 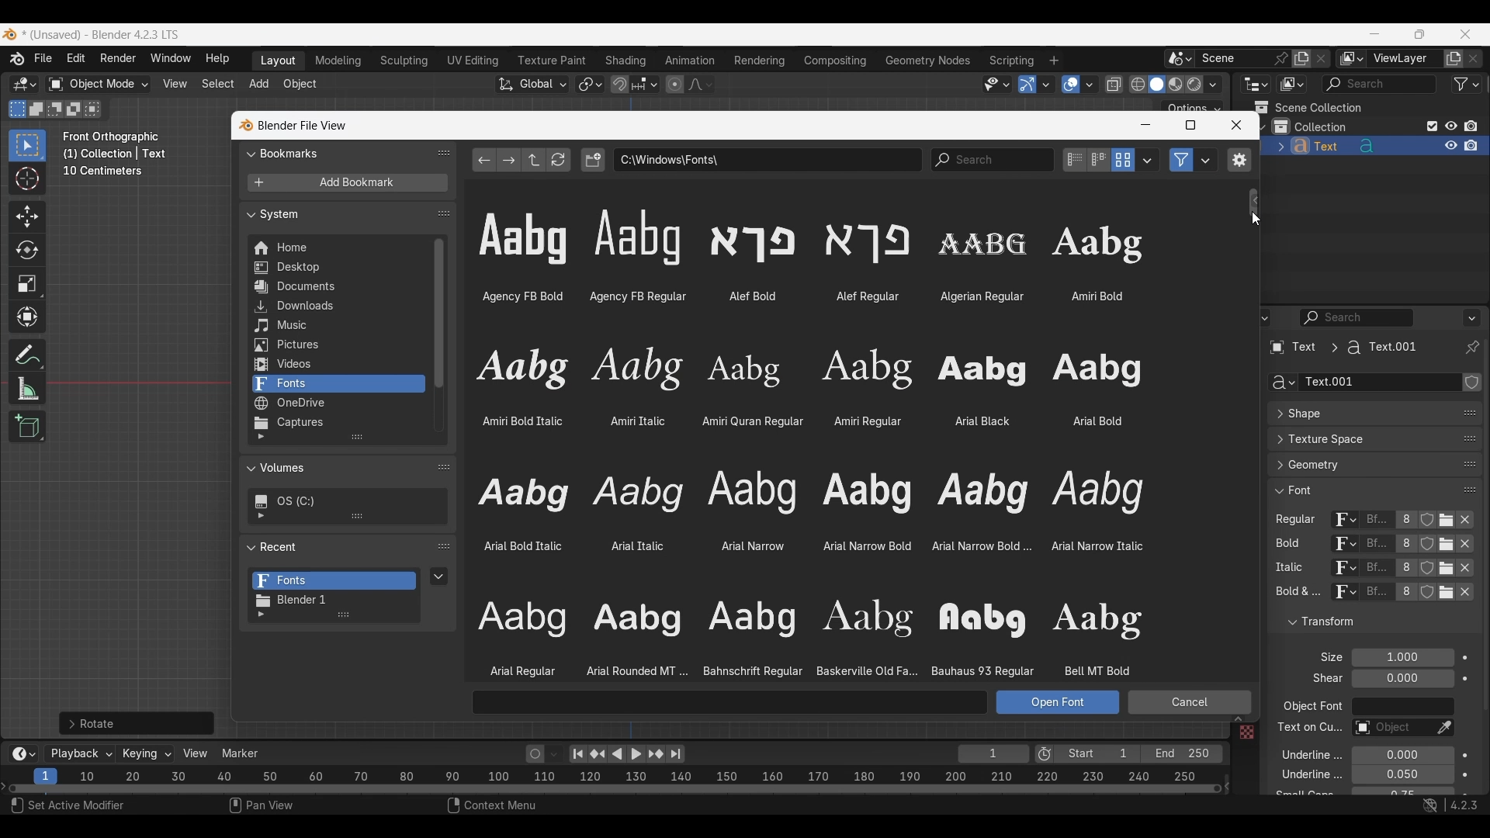 I want to click on Expand View/Select, so click(x=1238, y=719).